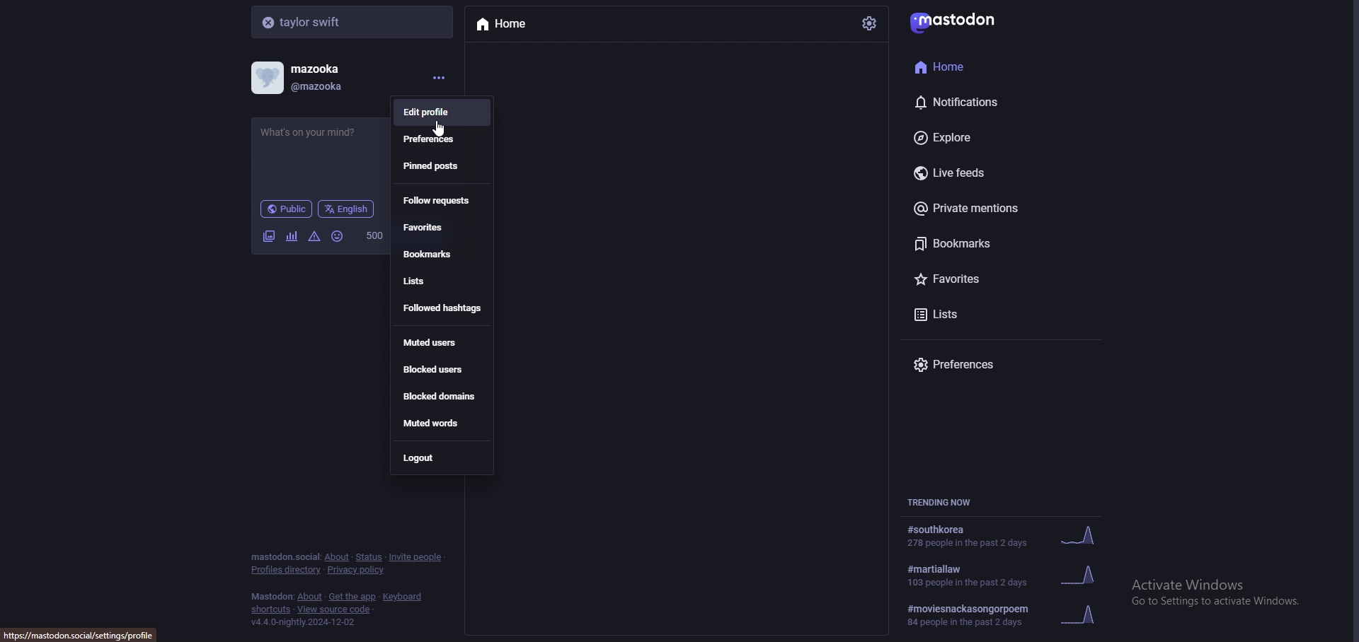  What do you see at coordinates (442, 254) in the screenshot?
I see `bookmarks` at bounding box center [442, 254].